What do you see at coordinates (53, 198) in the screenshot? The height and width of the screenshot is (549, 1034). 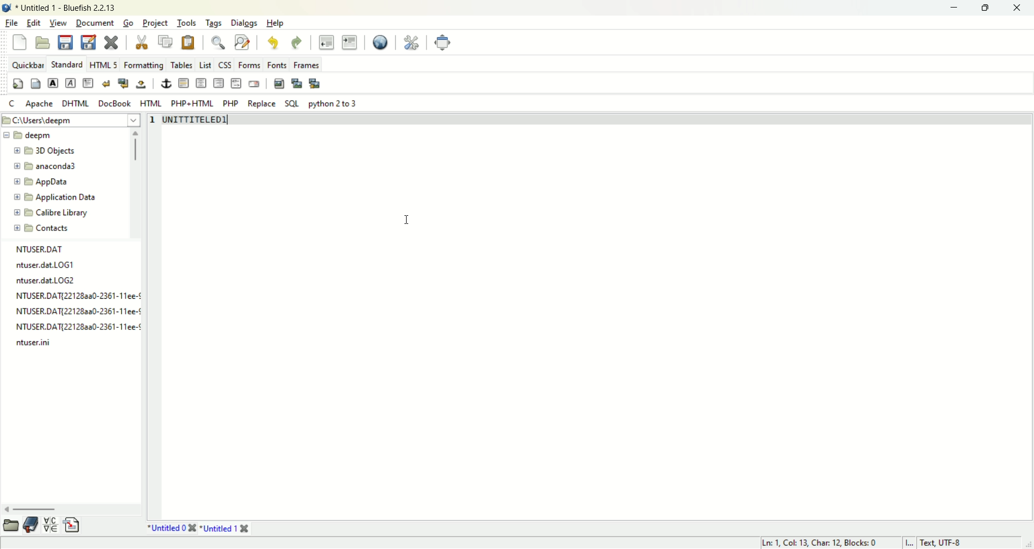 I see `application` at bounding box center [53, 198].